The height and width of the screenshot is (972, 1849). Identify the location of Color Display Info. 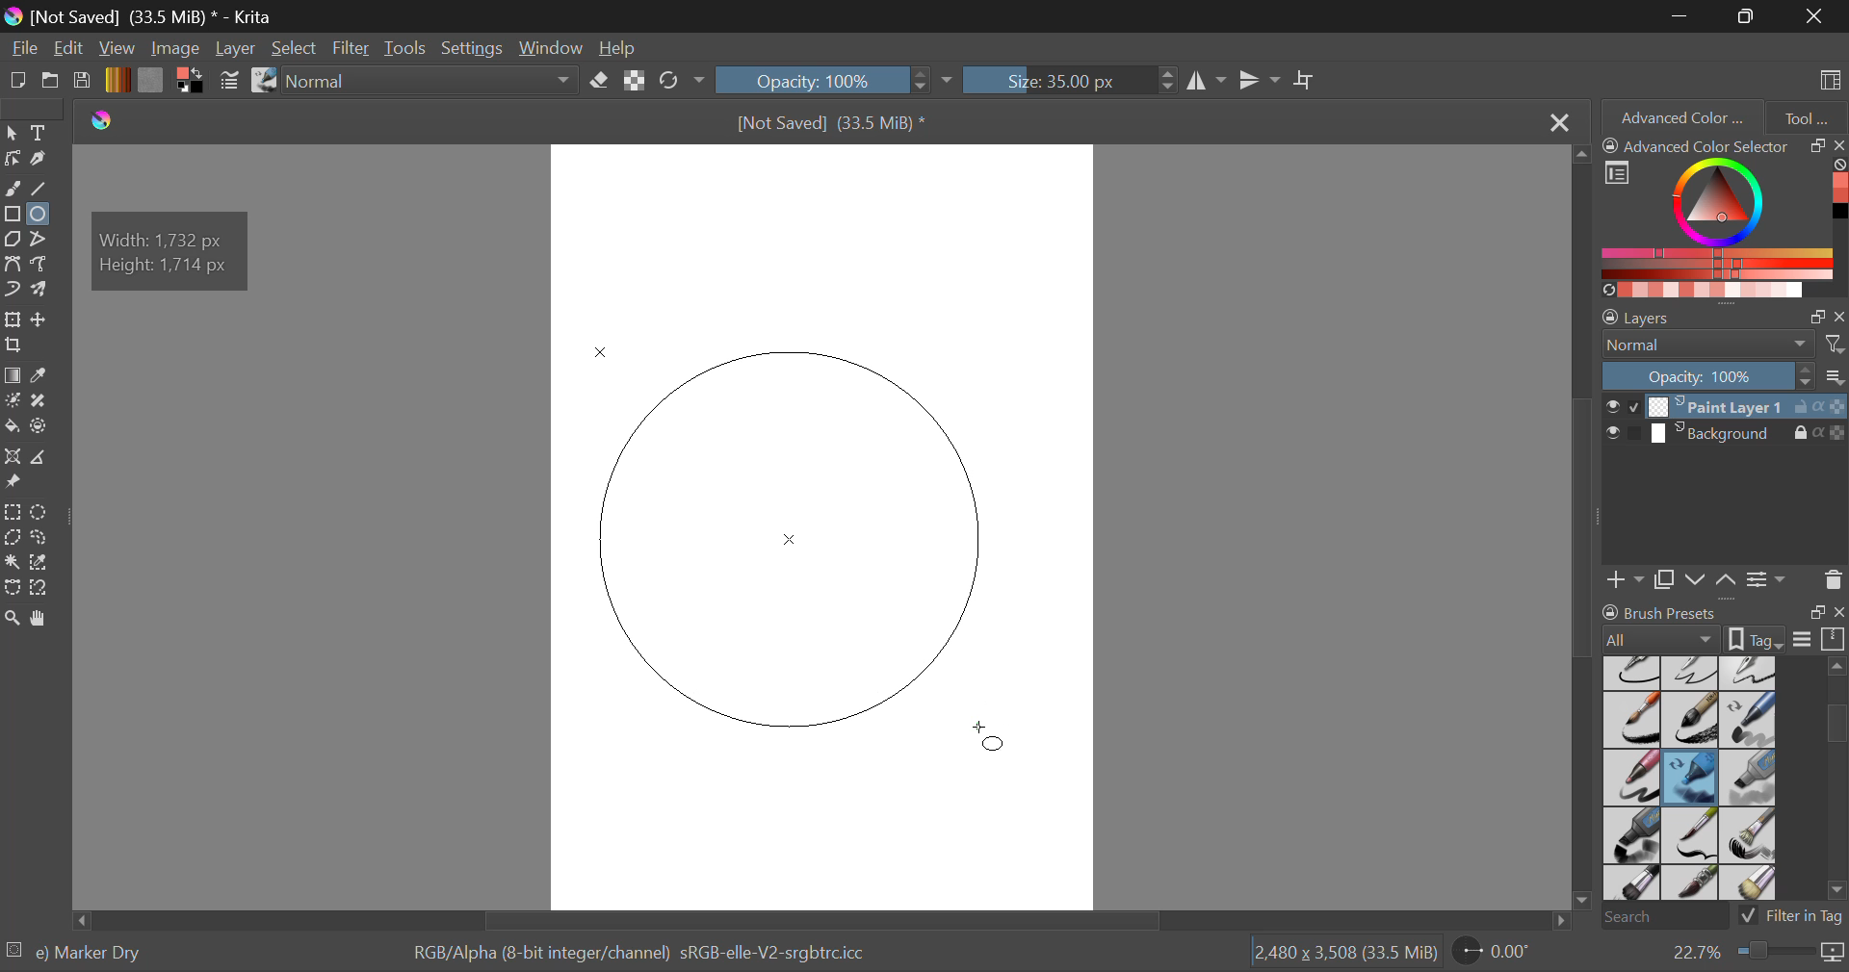
(646, 957).